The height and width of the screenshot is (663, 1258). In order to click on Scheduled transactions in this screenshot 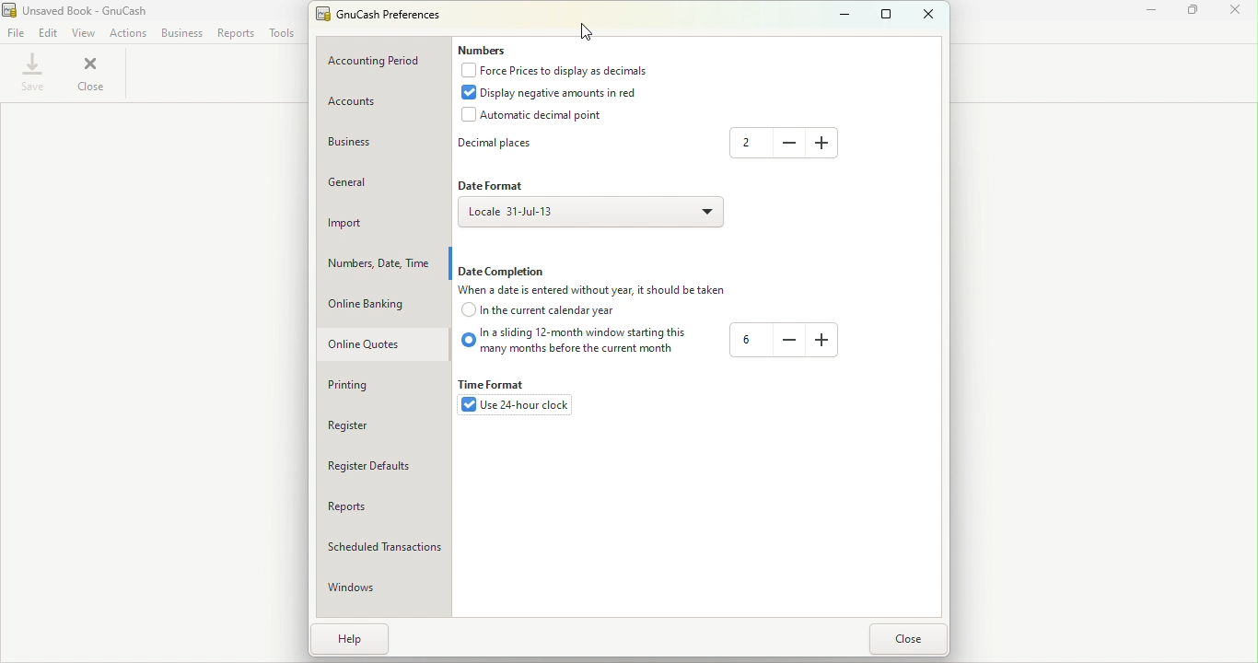, I will do `click(387, 545)`.